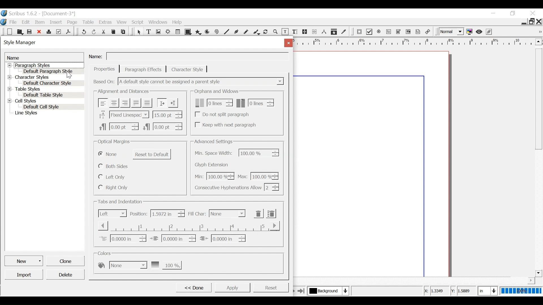  I want to click on Maximum, so click(257, 176).